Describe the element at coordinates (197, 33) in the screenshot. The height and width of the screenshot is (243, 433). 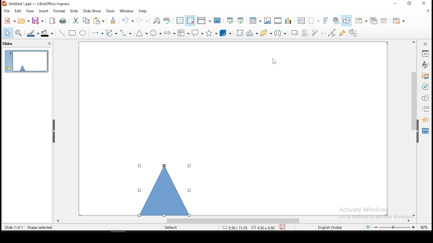
I see `callout shapes` at that location.